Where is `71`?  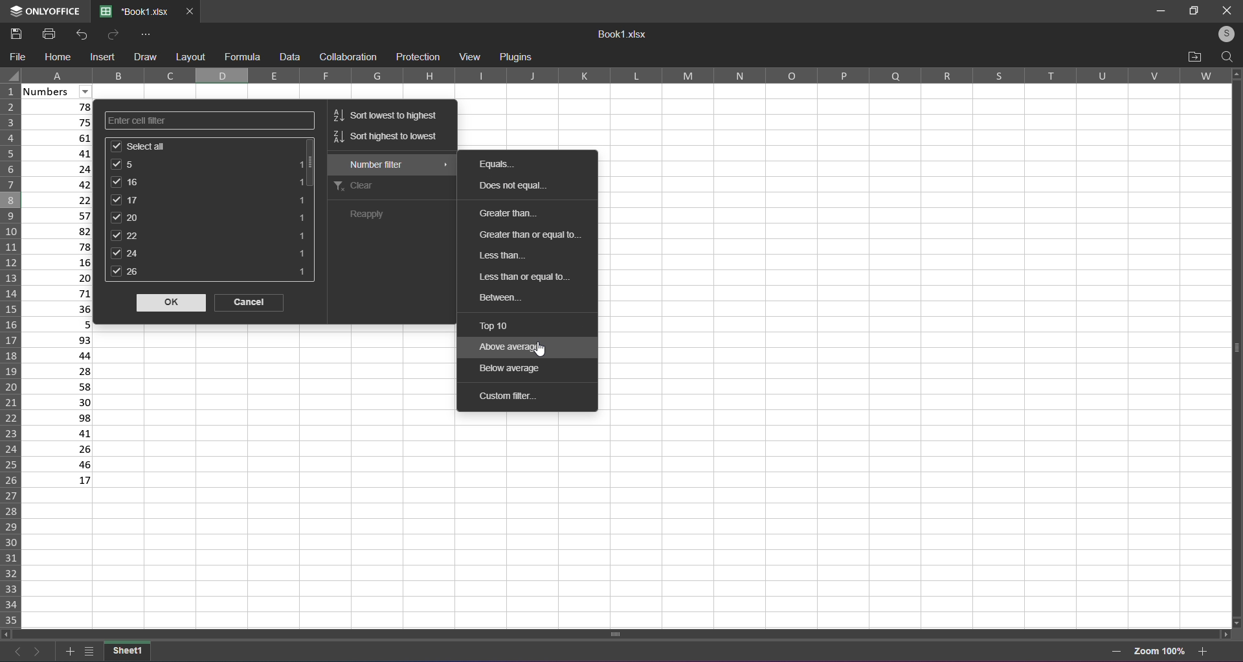 71 is located at coordinates (61, 293).